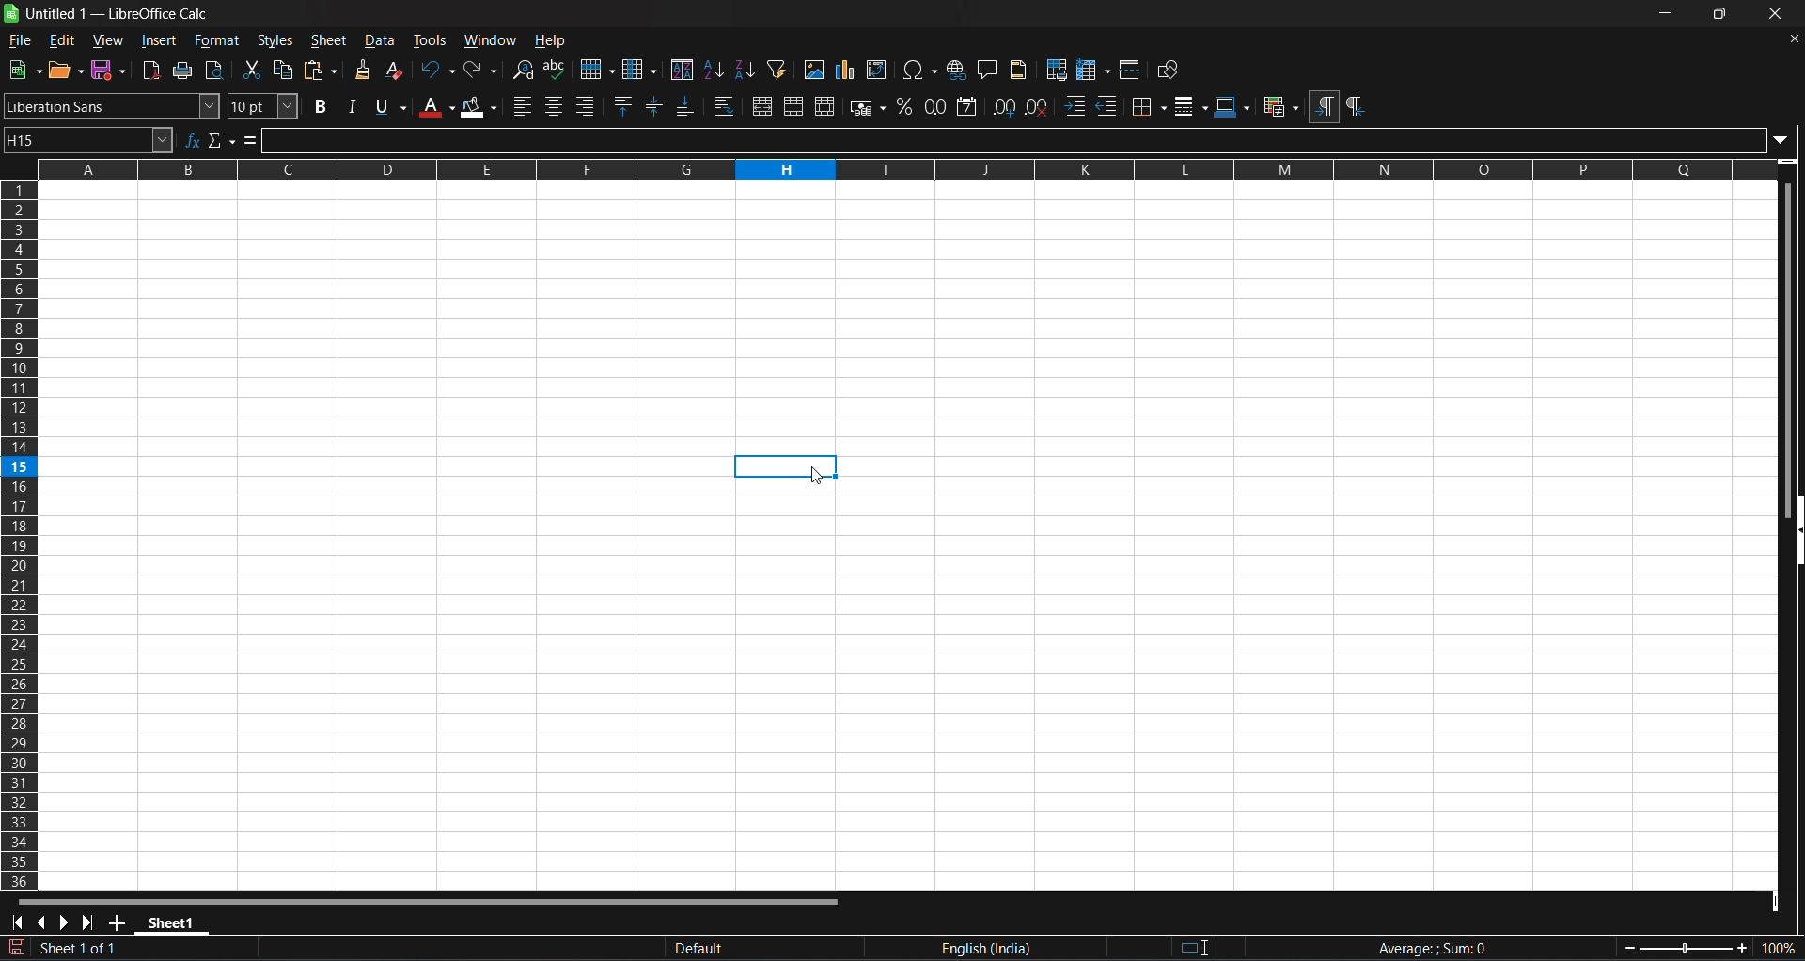  What do you see at coordinates (492, 42) in the screenshot?
I see `window` at bounding box center [492, 42].